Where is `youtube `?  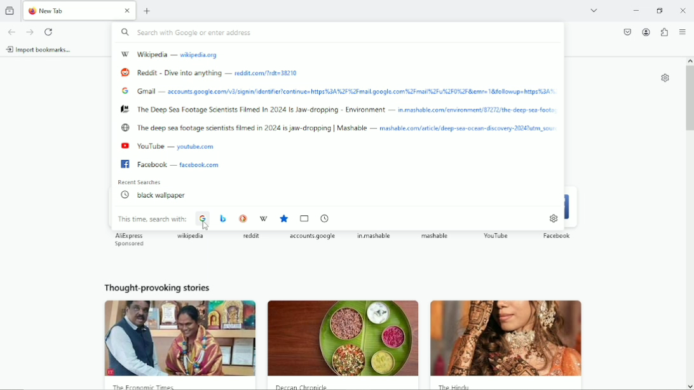 youtube  is located at coordinates (154, 146).